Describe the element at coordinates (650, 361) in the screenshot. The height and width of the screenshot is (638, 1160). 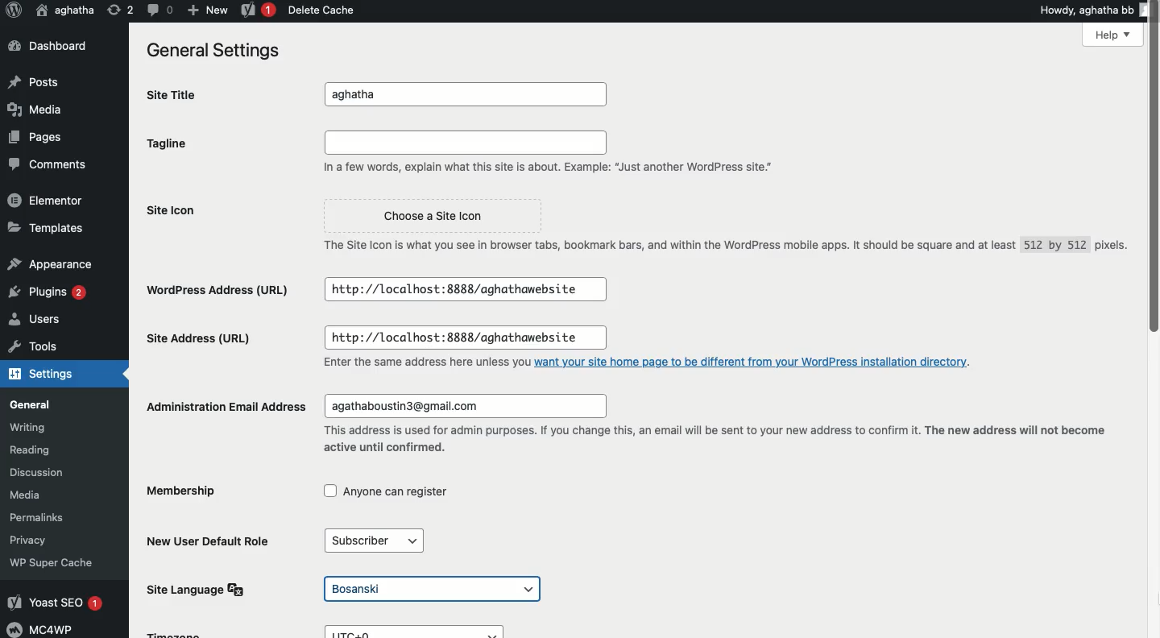
I see `Enter the same address here unless you want your site home page to be different from your WordPress installation directory.` at that location.